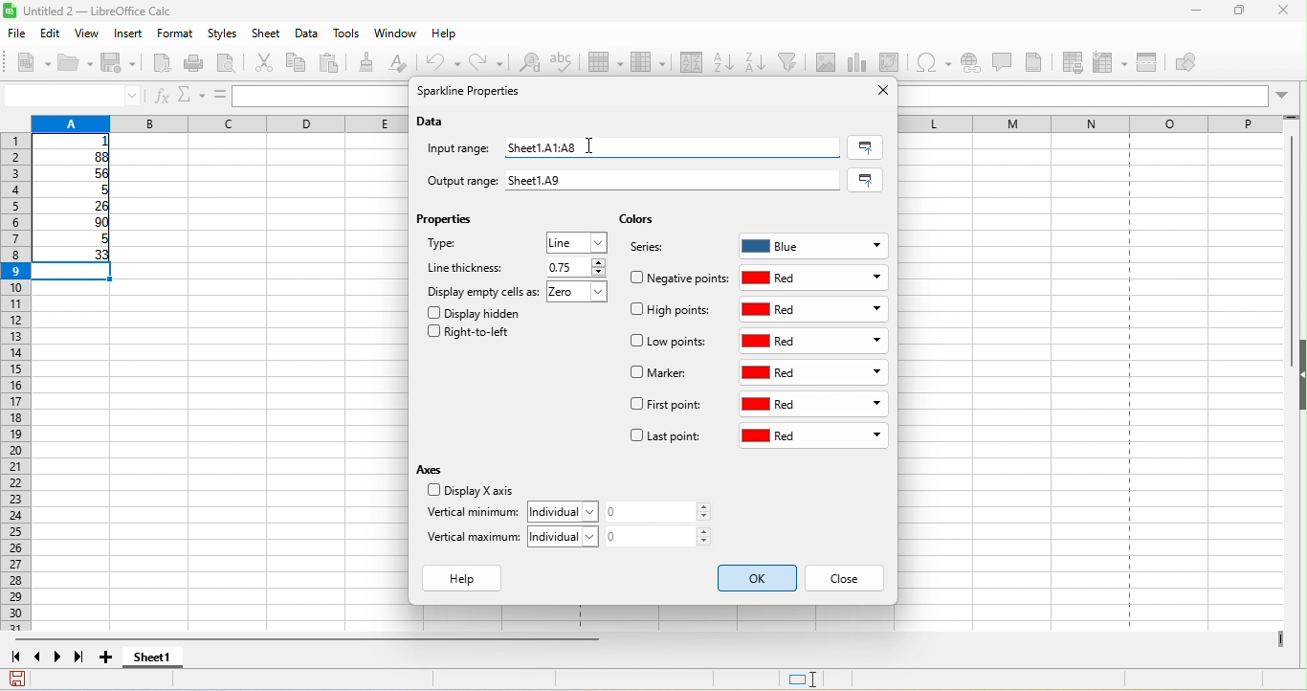 Image resolution: width=1307 pixels, height=691 pixels. I want to click on export directly as pdf, so click(165, 65).